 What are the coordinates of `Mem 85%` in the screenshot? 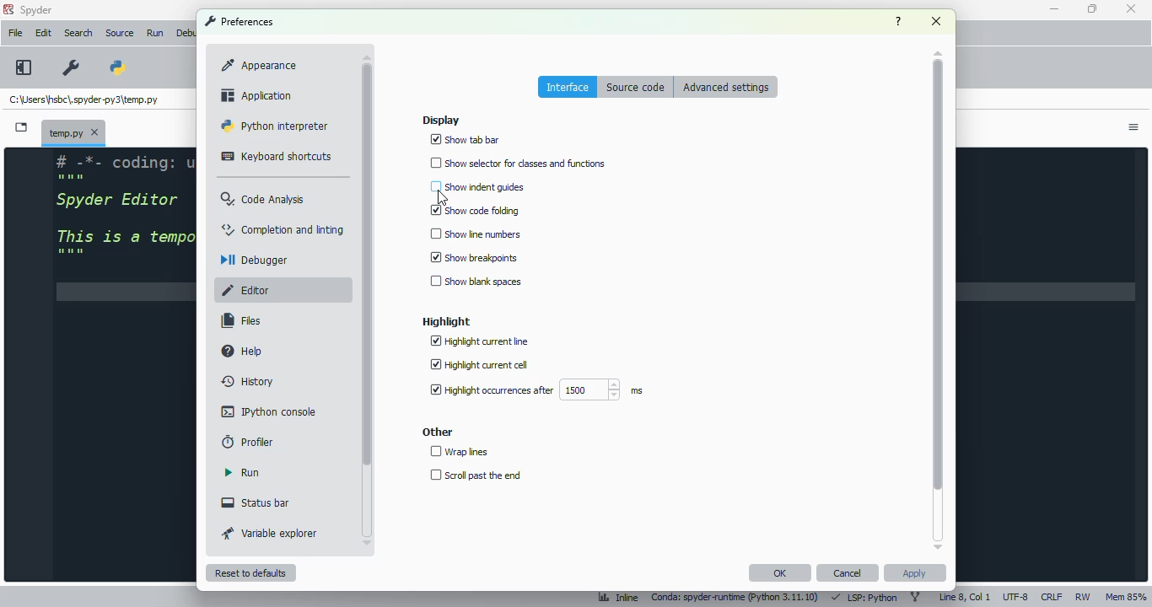 It's located at (1125, 596).